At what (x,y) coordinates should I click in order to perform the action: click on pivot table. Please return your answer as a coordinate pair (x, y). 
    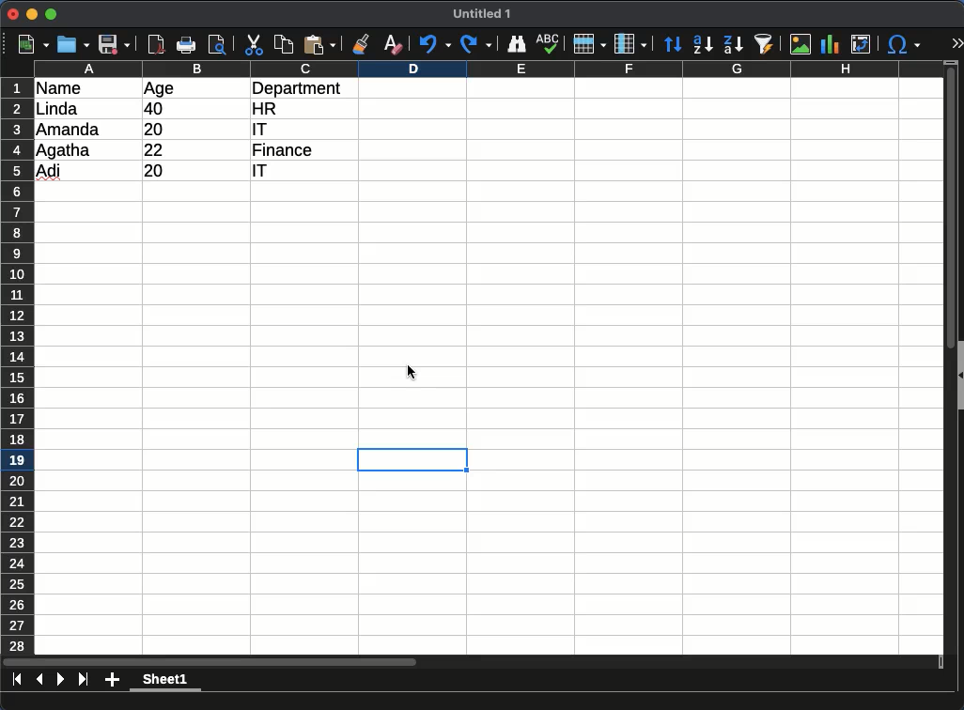
    Looking at the image, I should click on (861, 45).